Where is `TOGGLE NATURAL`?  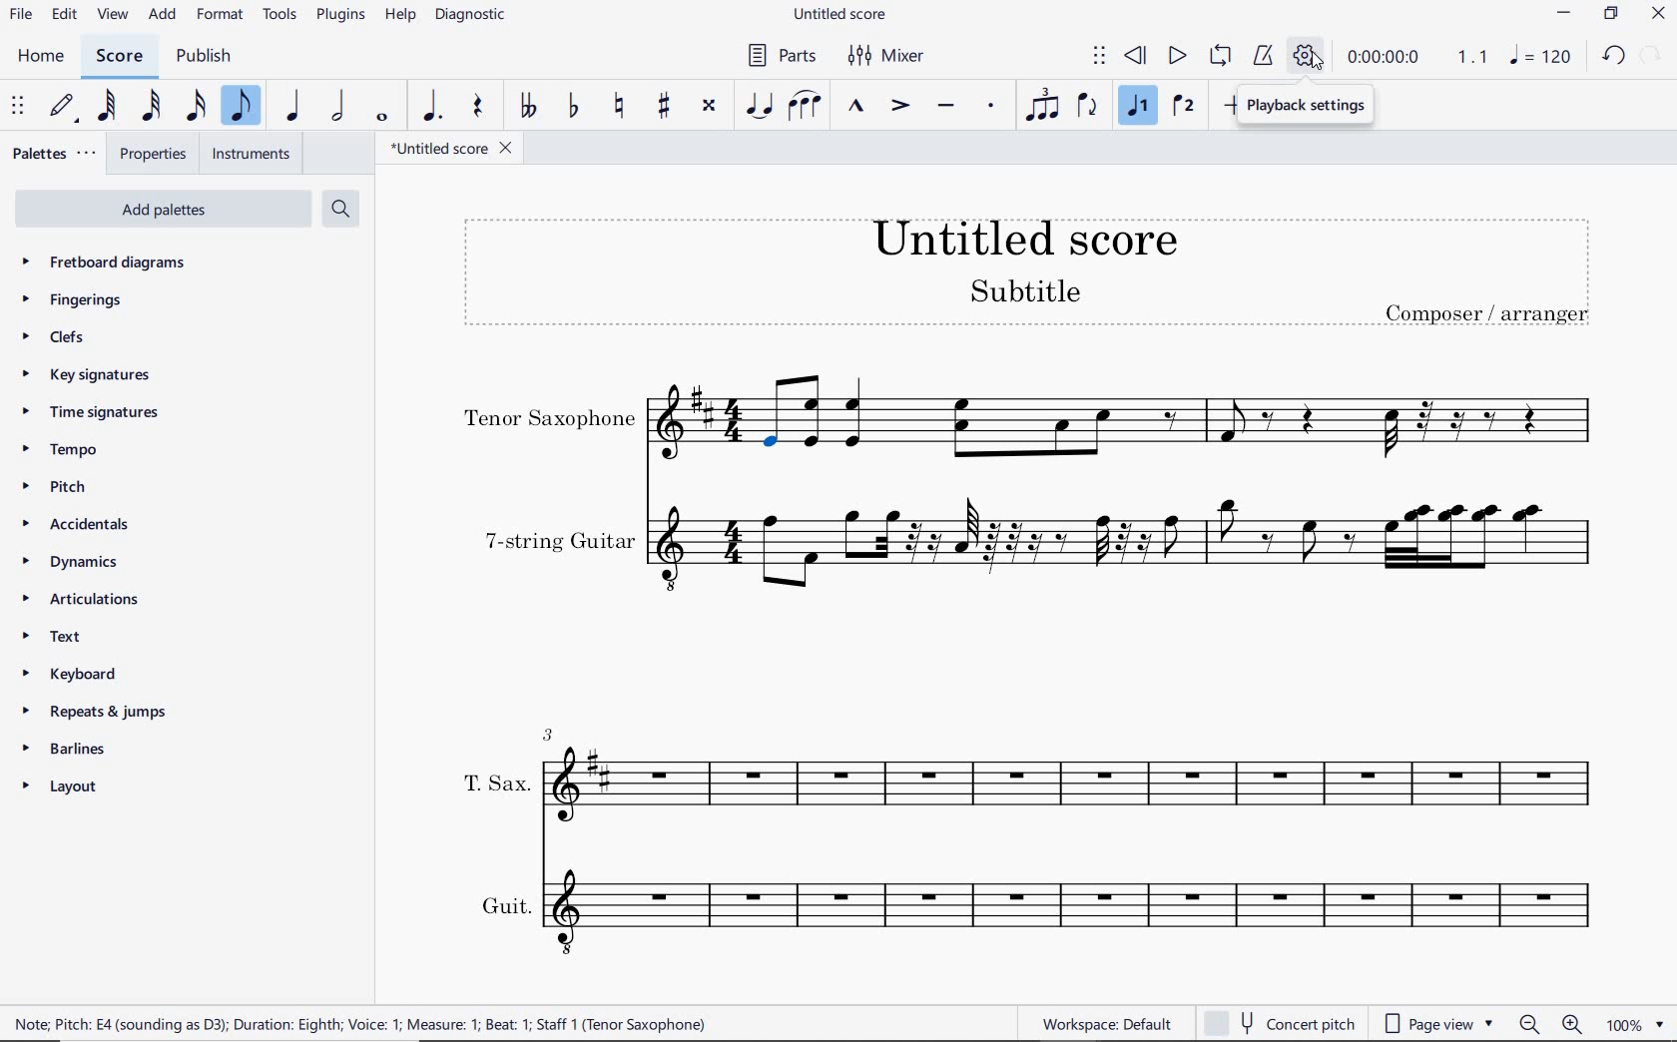 TOGGLE NATURAL is located at coordinates (619, 106).